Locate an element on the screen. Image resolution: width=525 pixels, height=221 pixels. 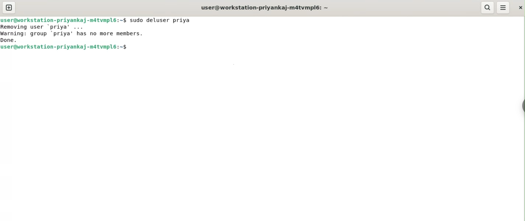
Removing user 'priya' Warning: group 'priya' has no more members. Done. is located at coordinates (70, 34).